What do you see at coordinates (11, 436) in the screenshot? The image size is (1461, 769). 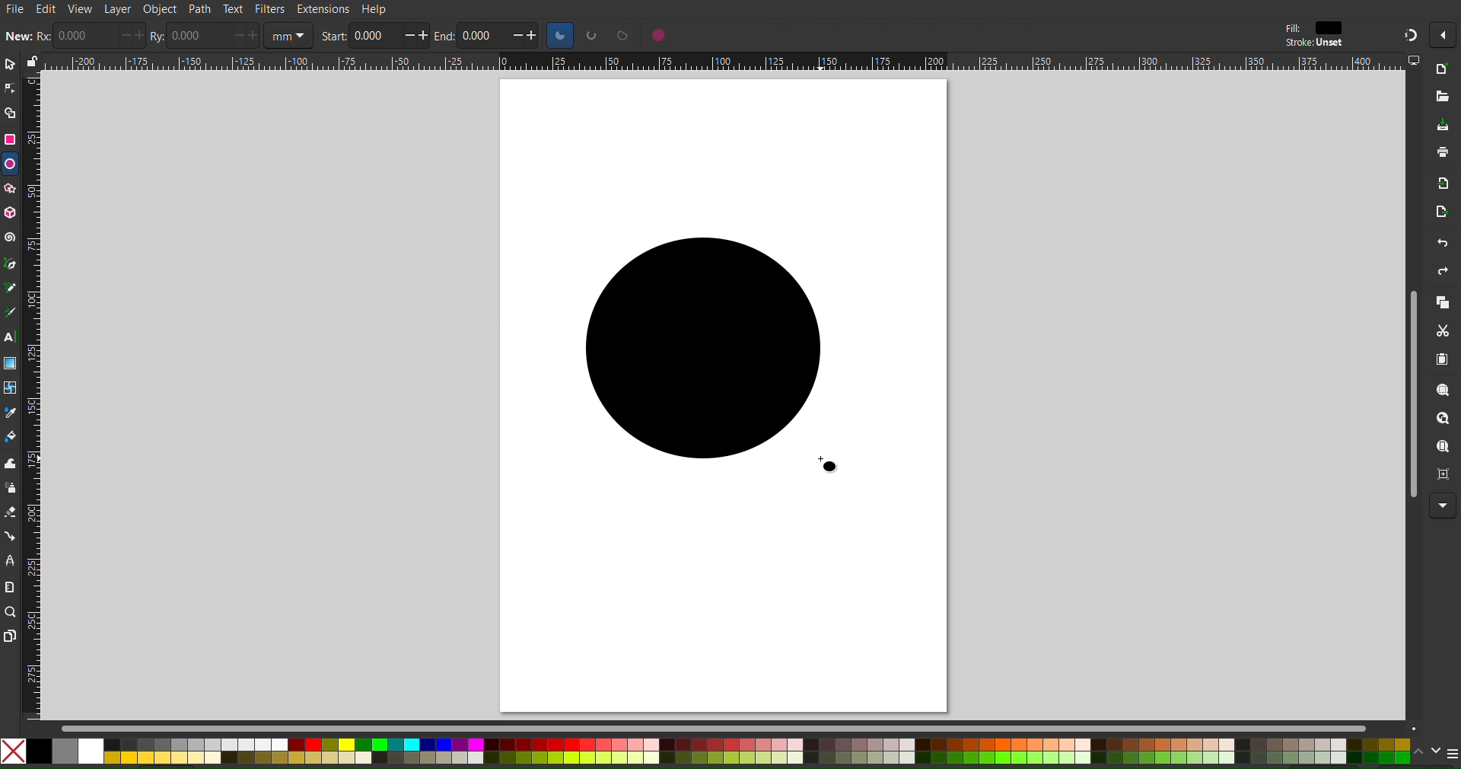 I see `Color Fill` at bounding box center [11, 436].